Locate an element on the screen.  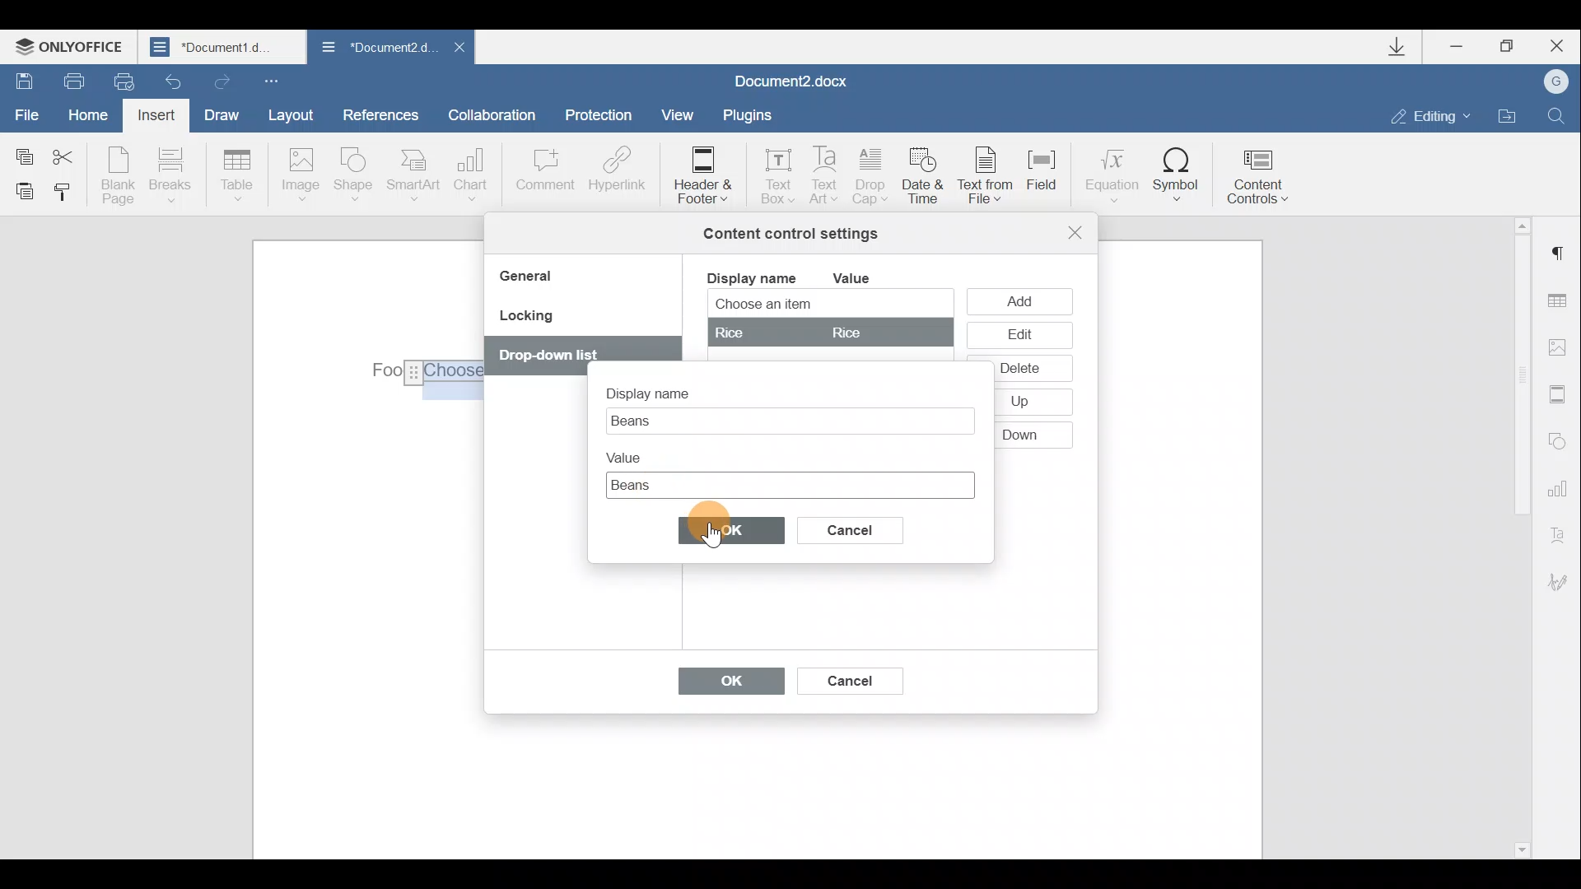
Chart settings is located at coordinates (1560, 486).